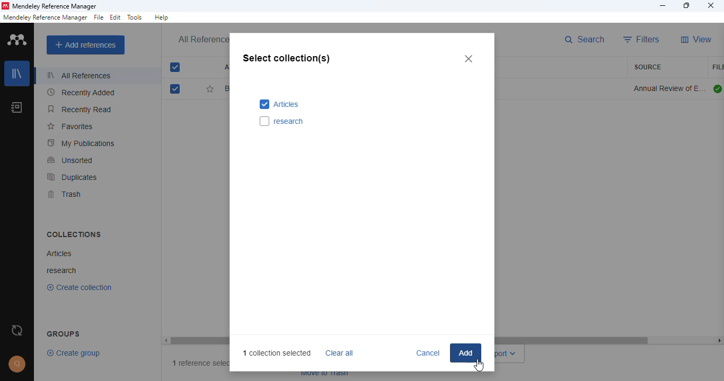 This screenshot has width=724, height=381. What do you see at coordinates (16, 74) in the screenshot?
I see `library` at bounding box center [16, 74].